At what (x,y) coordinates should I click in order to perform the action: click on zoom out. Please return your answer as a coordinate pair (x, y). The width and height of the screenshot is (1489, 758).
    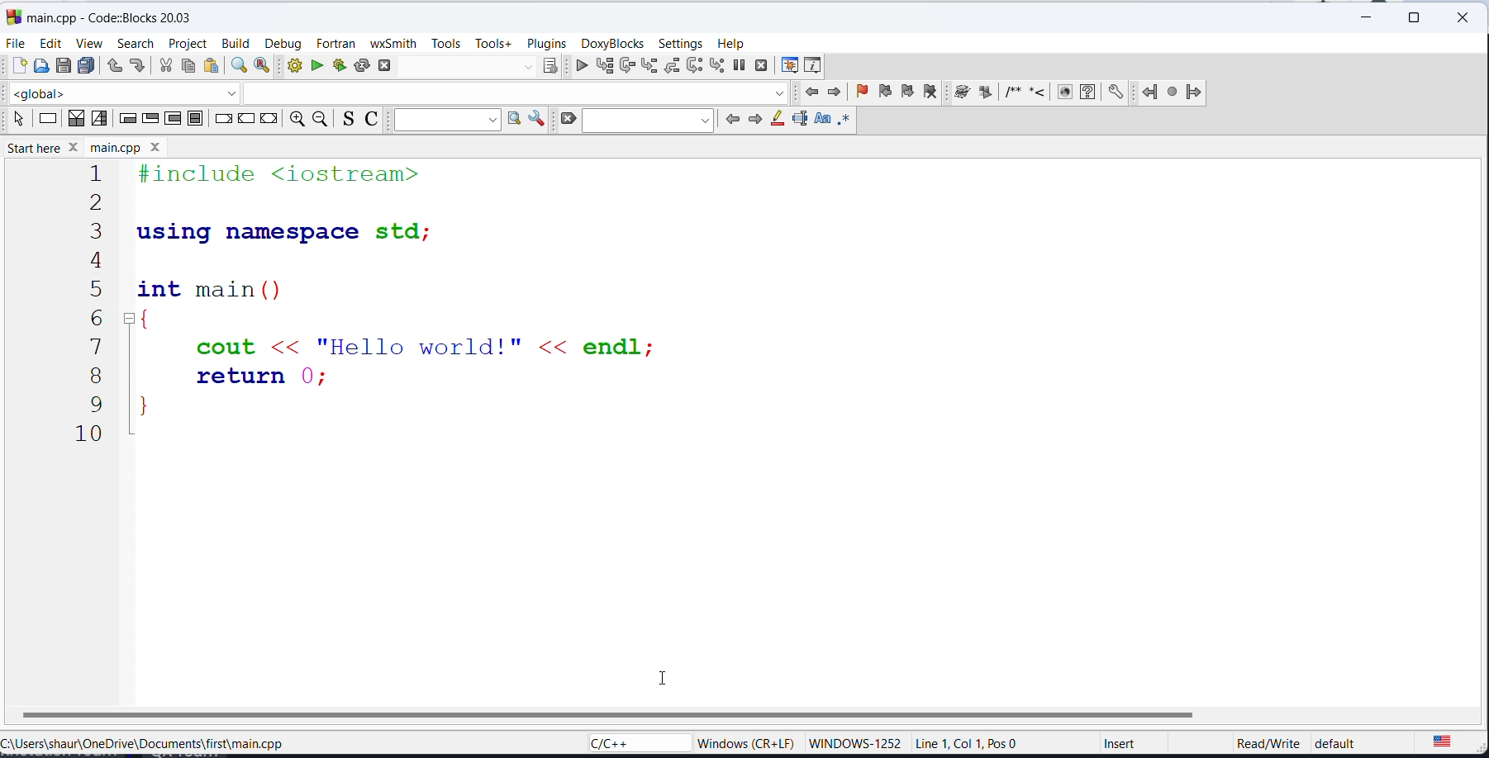
    Looking at the image, I should click on (318, 121).